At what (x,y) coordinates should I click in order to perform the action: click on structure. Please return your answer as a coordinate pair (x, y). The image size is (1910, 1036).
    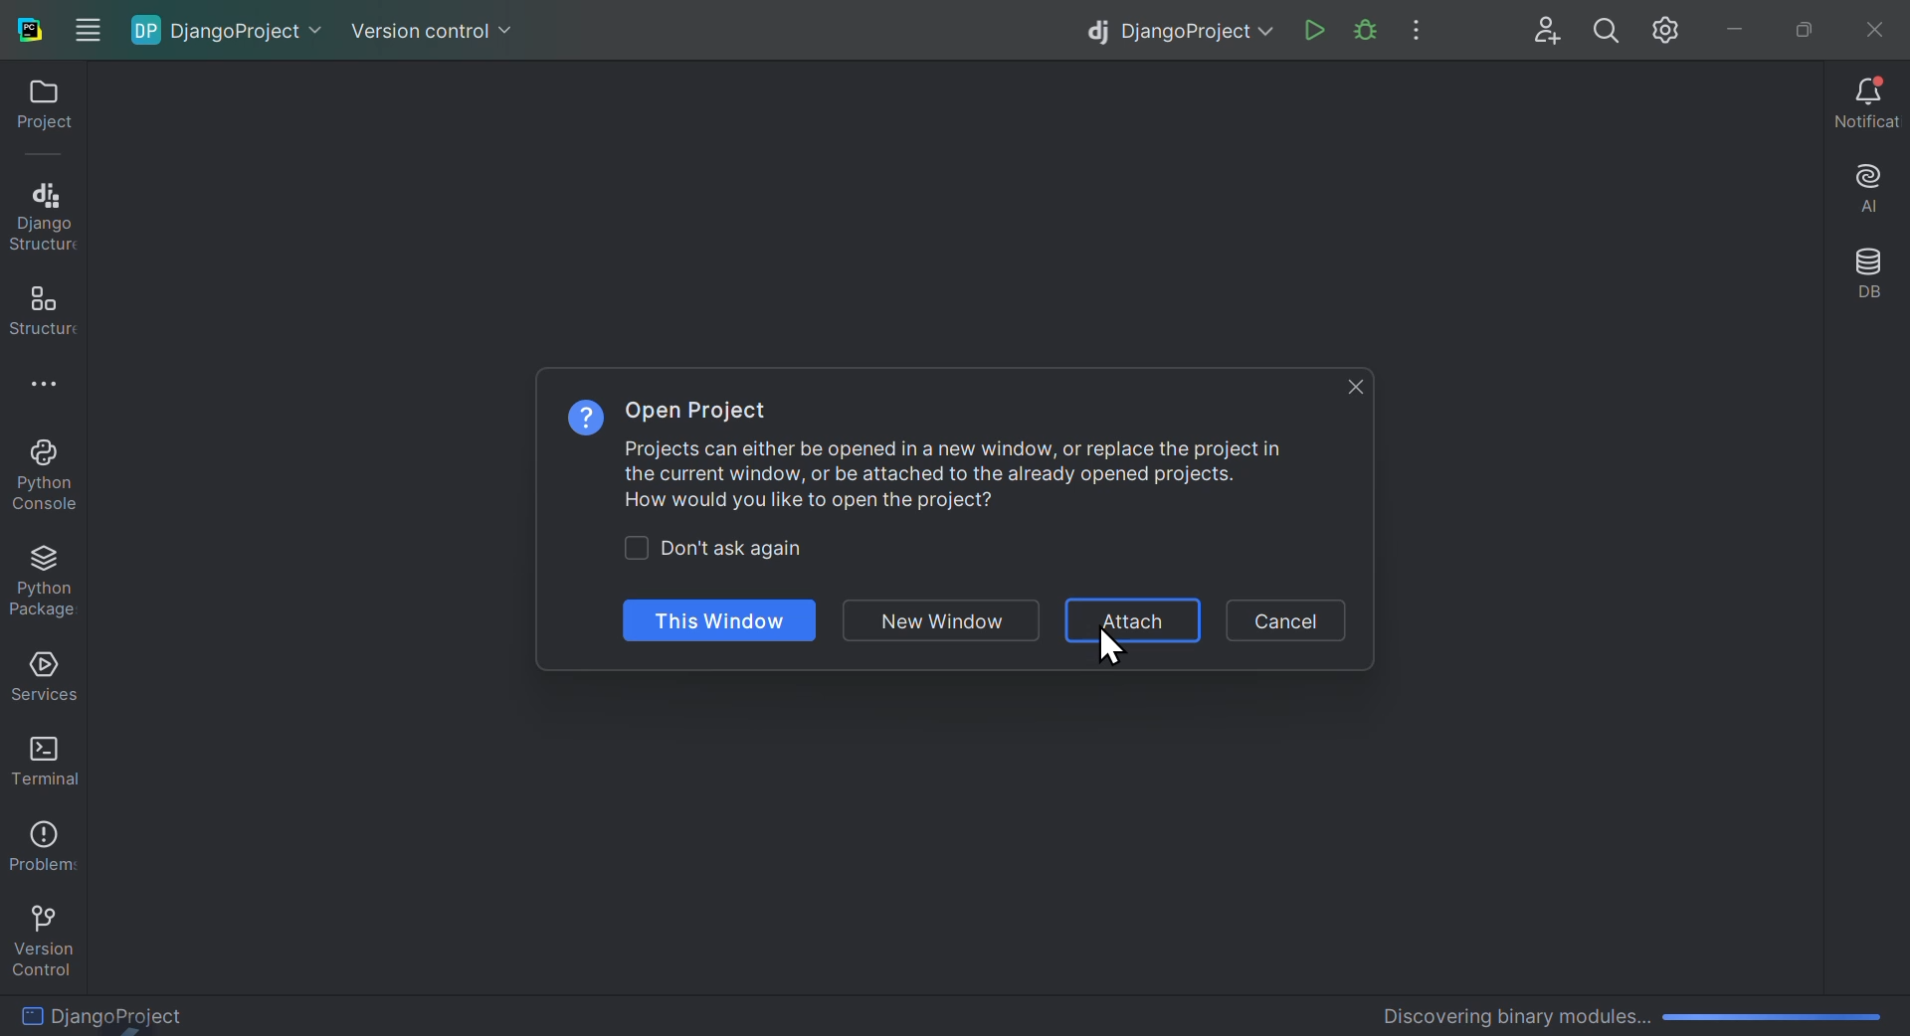
    Looking at the image, I should click on (38, 310).